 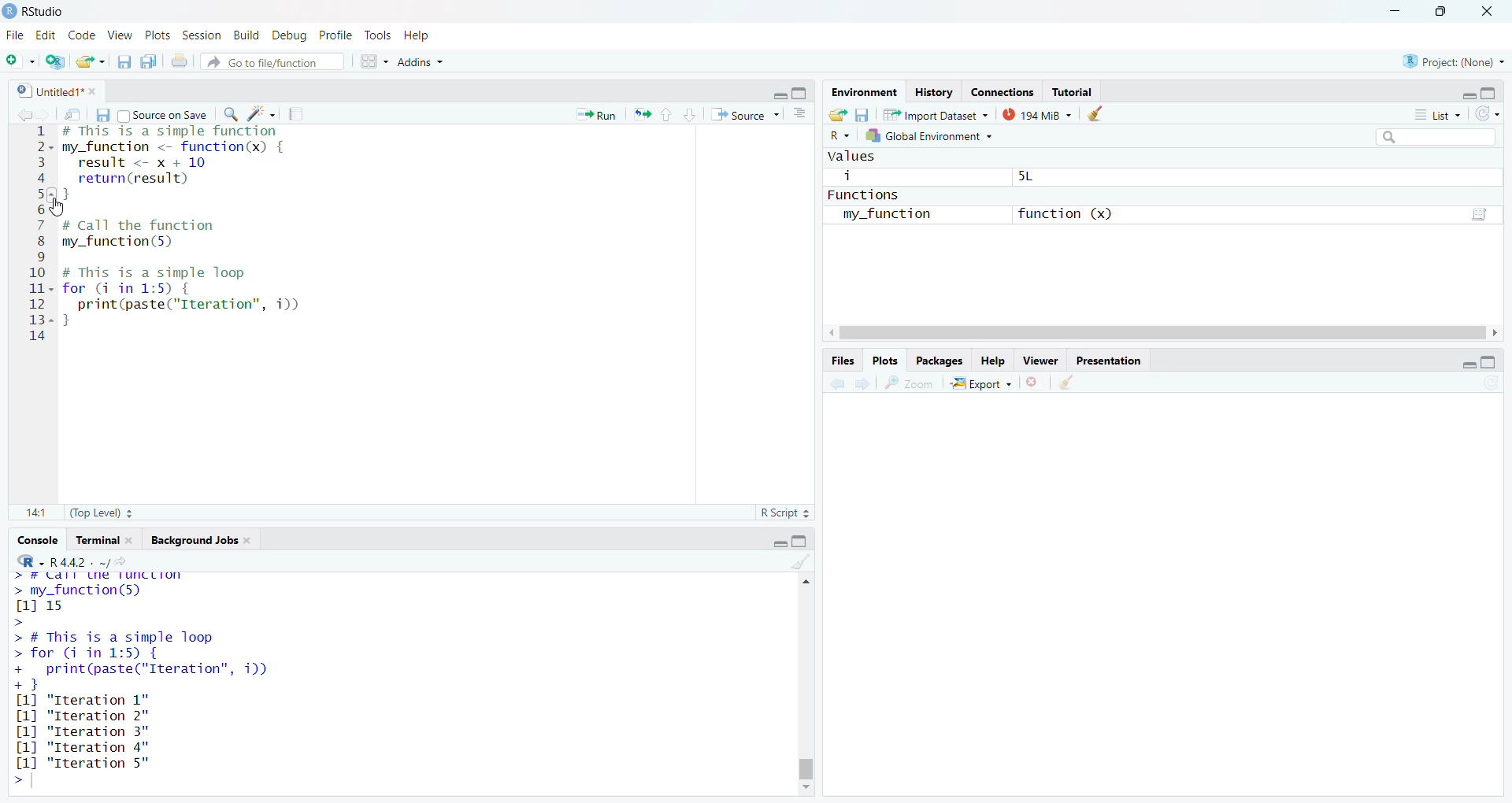 What do you see at coordinates (599, 114) in the screenshot?
I see `run the current line or selection` at bounding box center [599, 114].